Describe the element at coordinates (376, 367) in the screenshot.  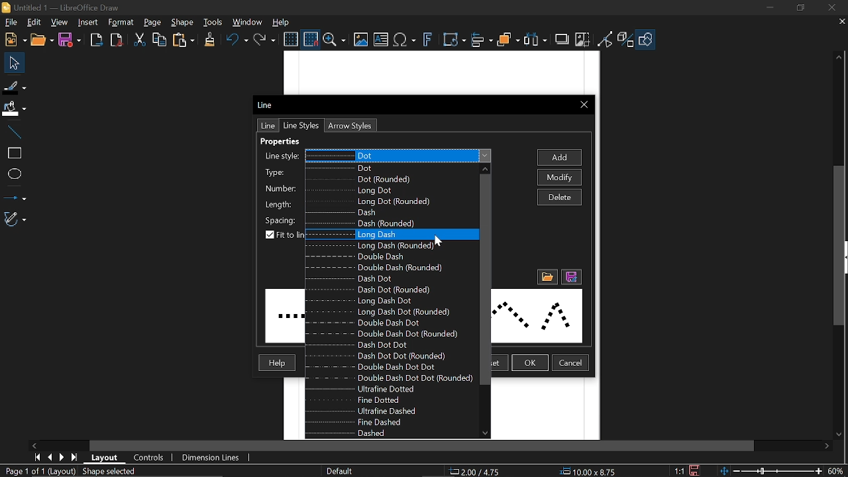
I see `Double dash dot dot` at that location.